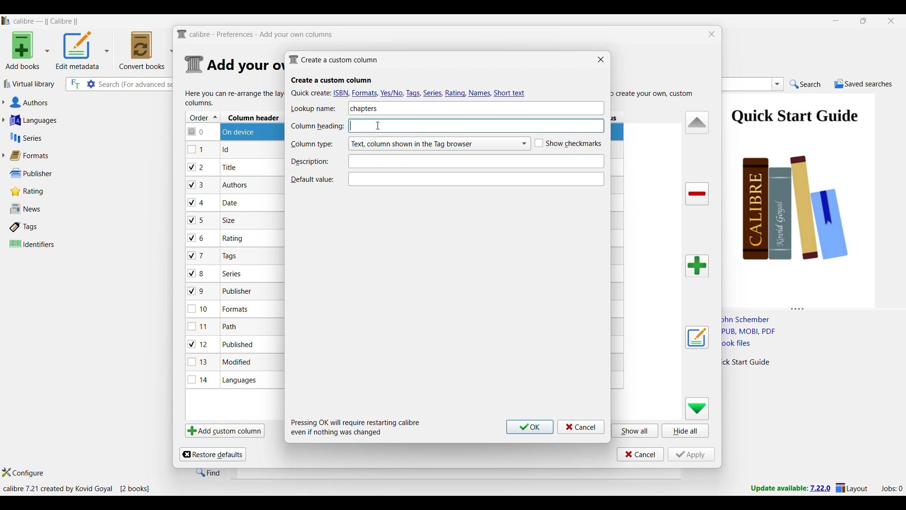 The image size is (906, 510). What do you see at coordinates (697, 266) in the screenshot?
I see `Add column` at bounding box center [697, 266].